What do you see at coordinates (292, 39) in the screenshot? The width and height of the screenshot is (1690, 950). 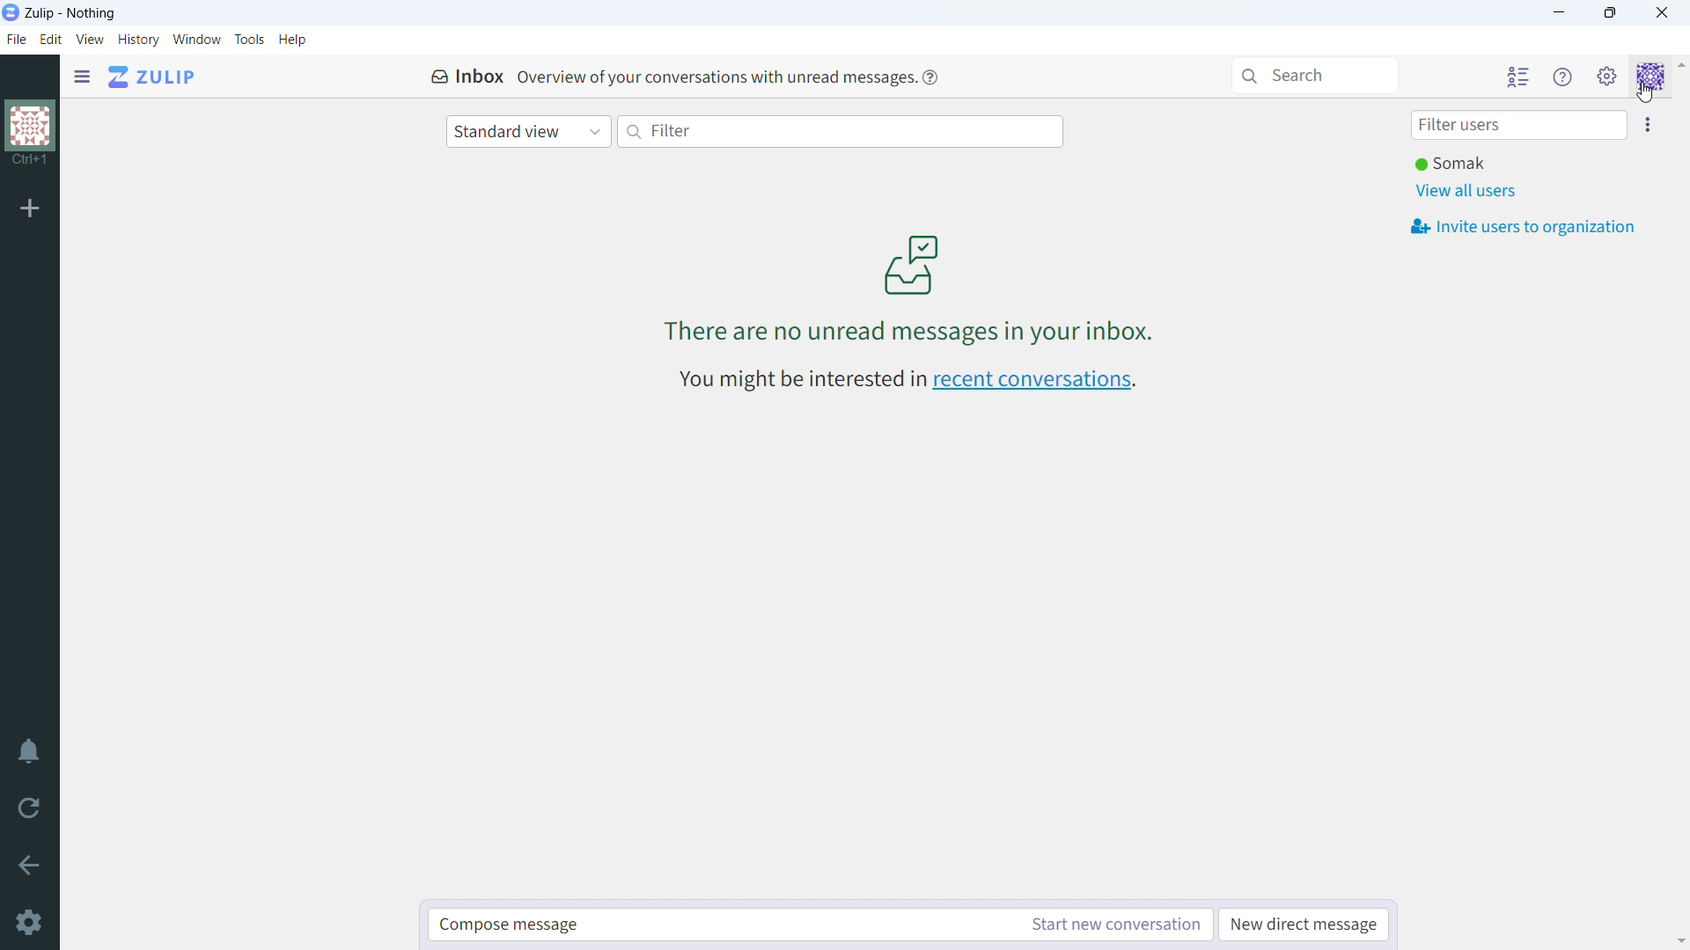 I see `help` at bounding box center [292, 39].